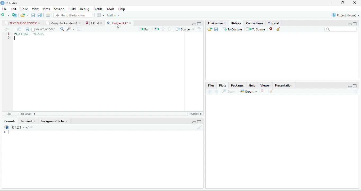 The width and height of the screenshot is (361, 191). Describe the element at coordinates (199, 24) in the screenshot. I see `maximize` at that location.